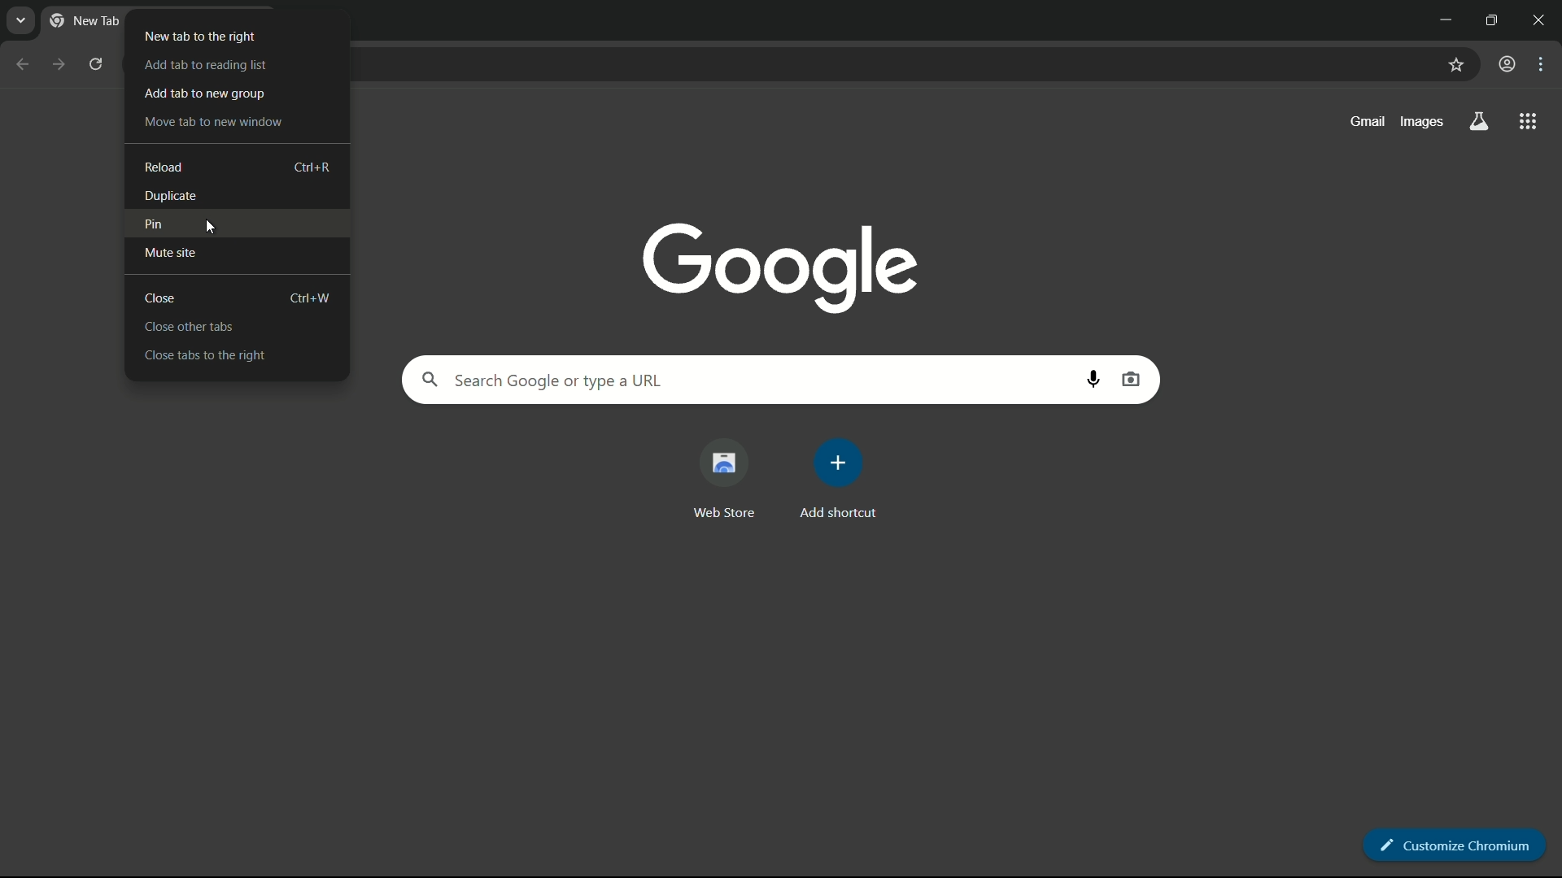  I want to click on customize chromium, so click(1457, 845).